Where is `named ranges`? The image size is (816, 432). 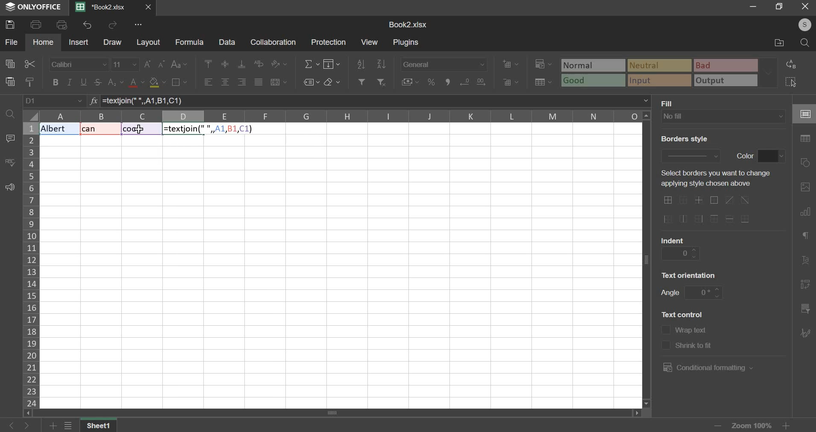
named ranges is located at coordinates (311, 82).